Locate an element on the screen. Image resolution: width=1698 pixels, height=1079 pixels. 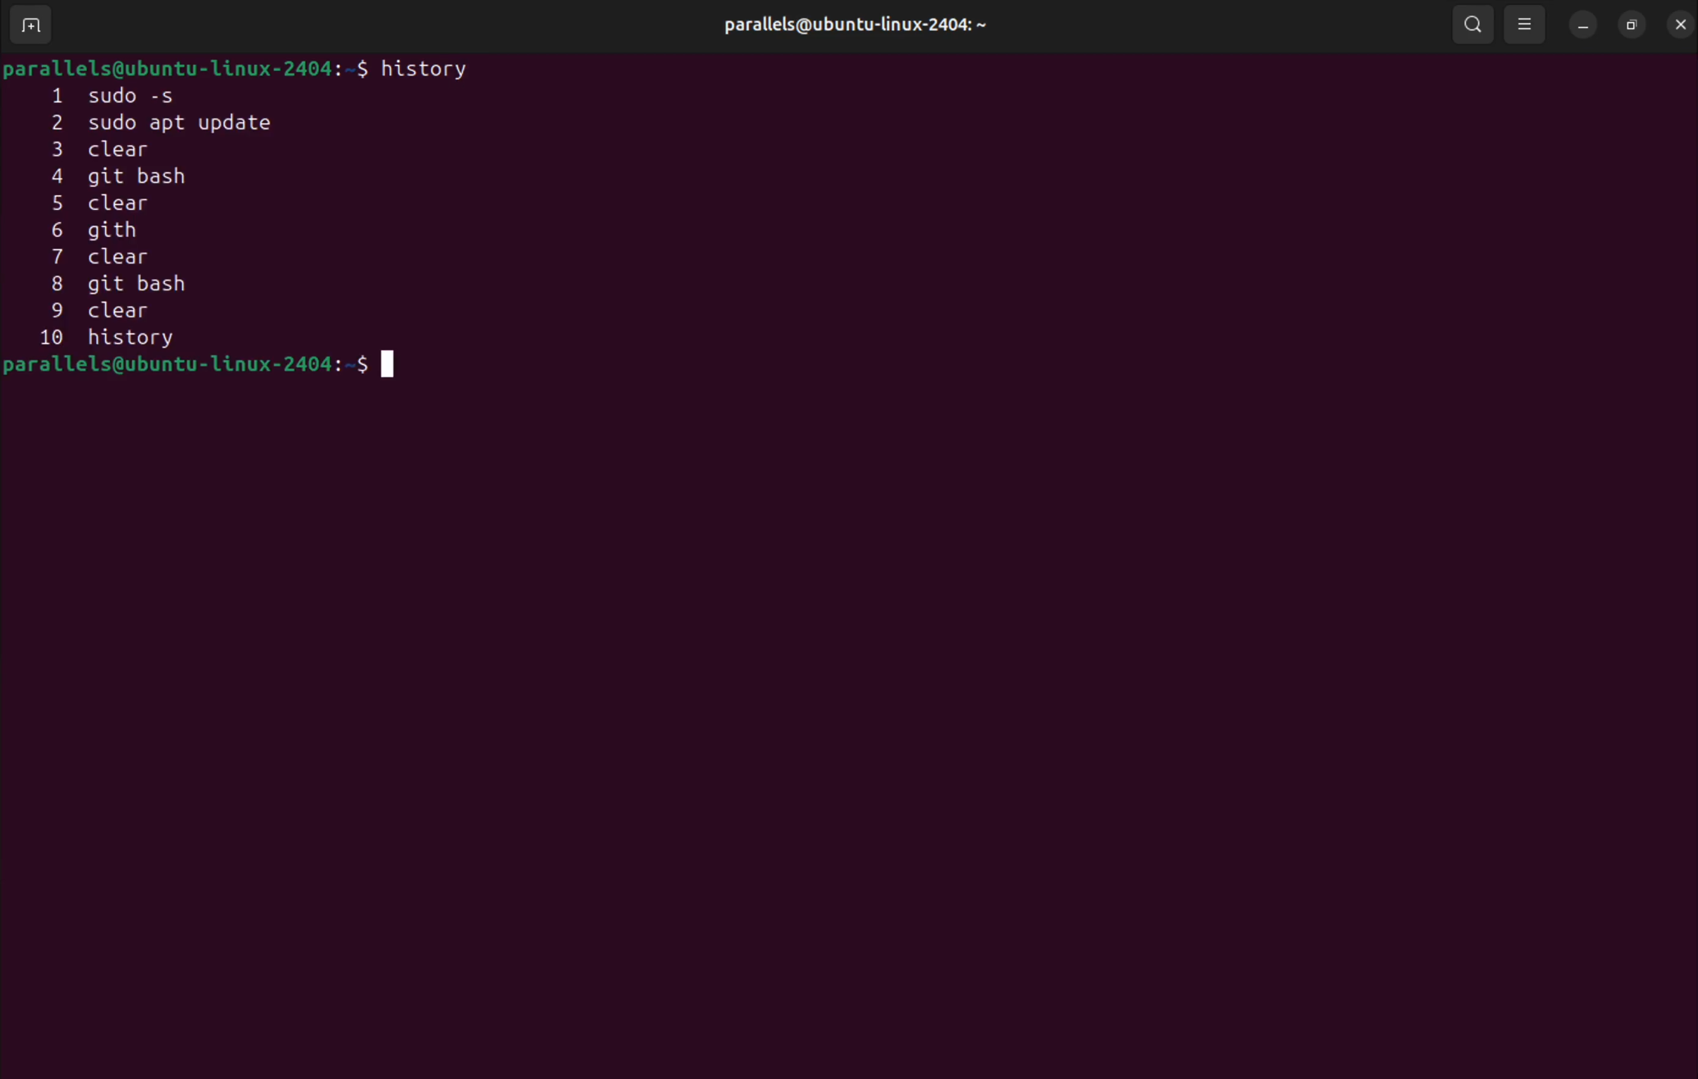
minimize is located at coordinates (1582, 25).